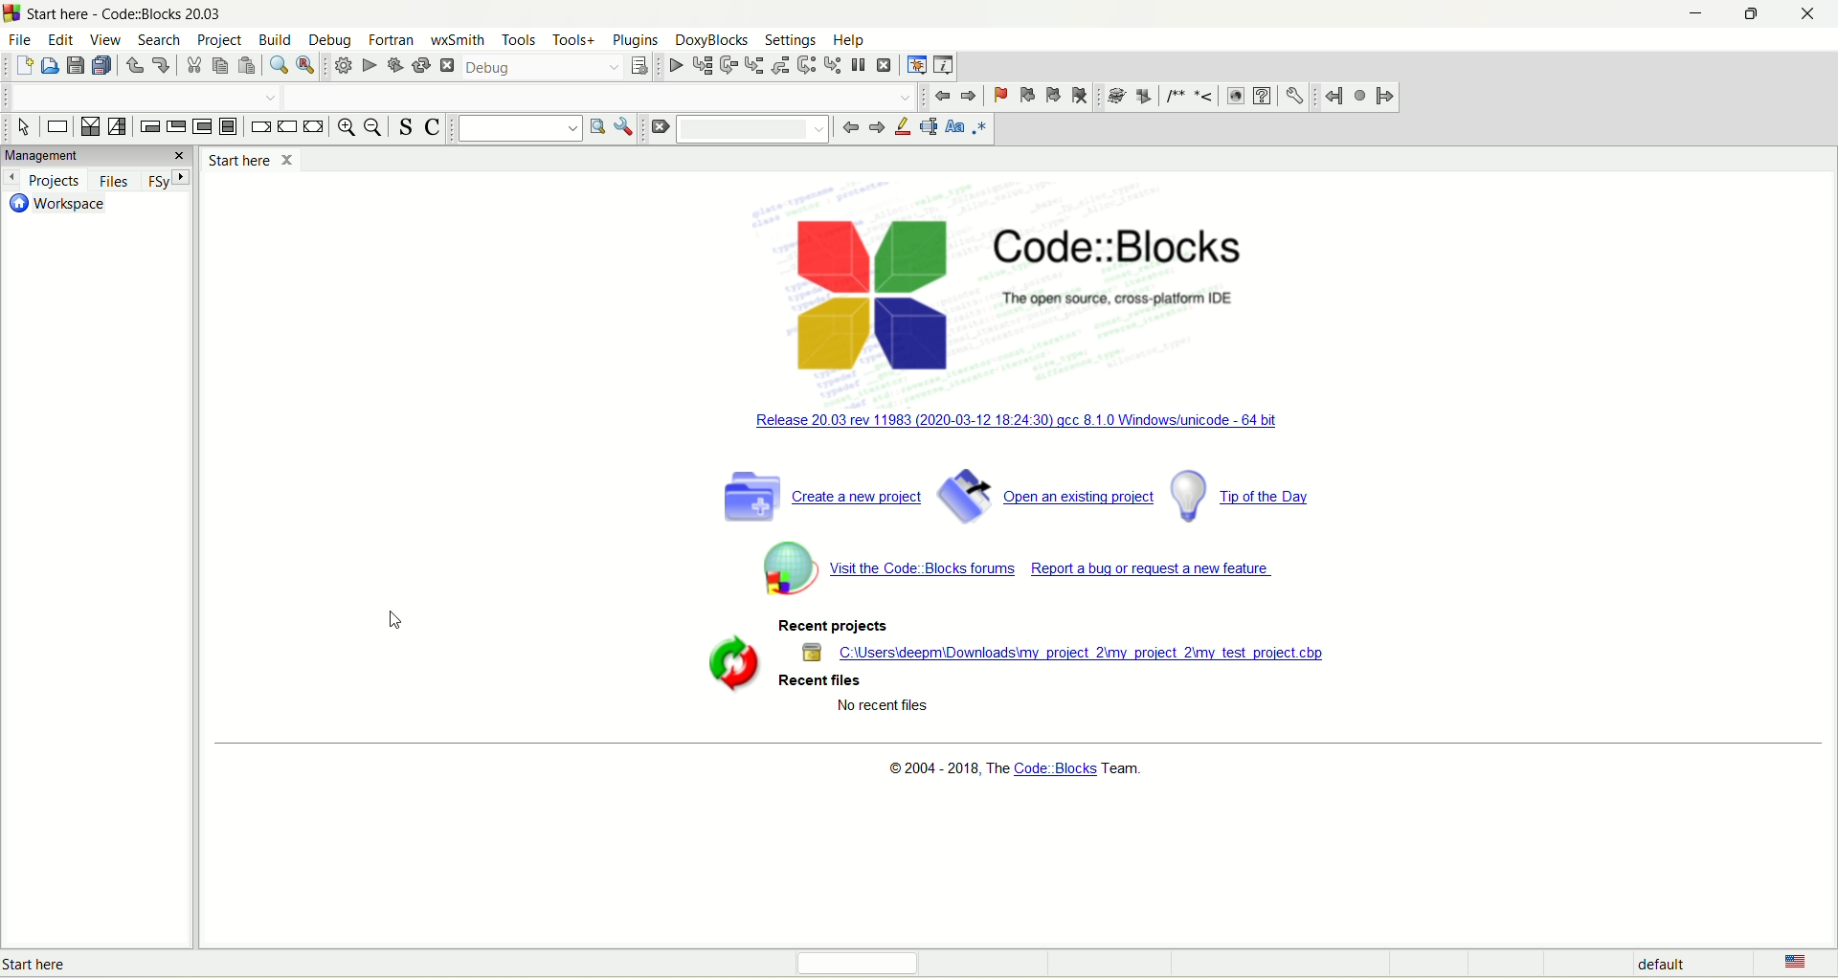 The width and height of the screenshot is (1838, 978). What do you see at coordinates (673, 68) in the screenshot?
I see `debug` at bounding box center [673, 68].